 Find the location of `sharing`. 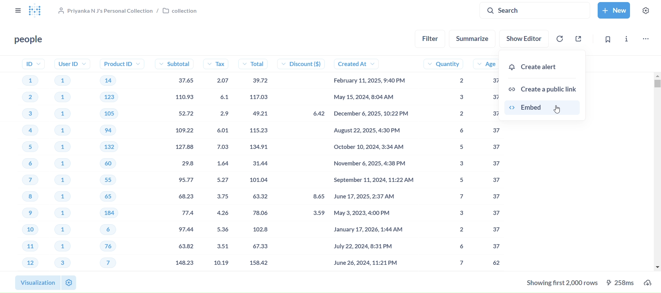

sharing is located at coordinates (577, 39).